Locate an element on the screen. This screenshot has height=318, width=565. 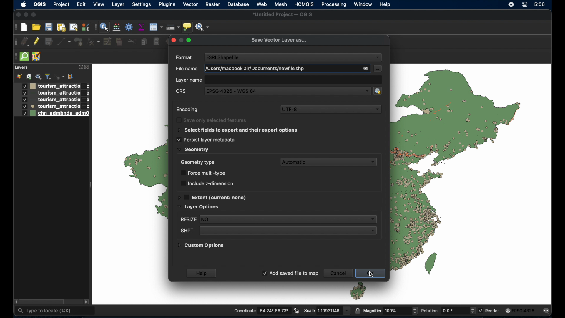
add polygon feature is located at coordinates (79, 42).